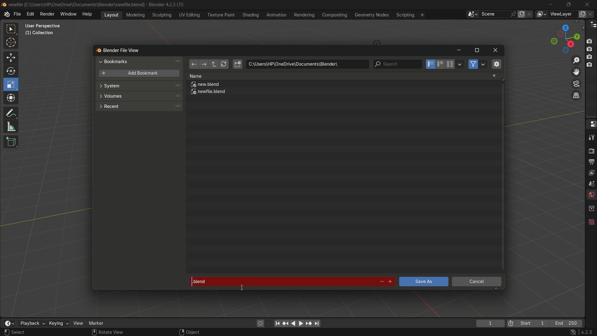 The width and height of the screenshot is (597, 336). Describe the element at coordinates (496, 64) in the screenshot. I see `toggle region` at that location.